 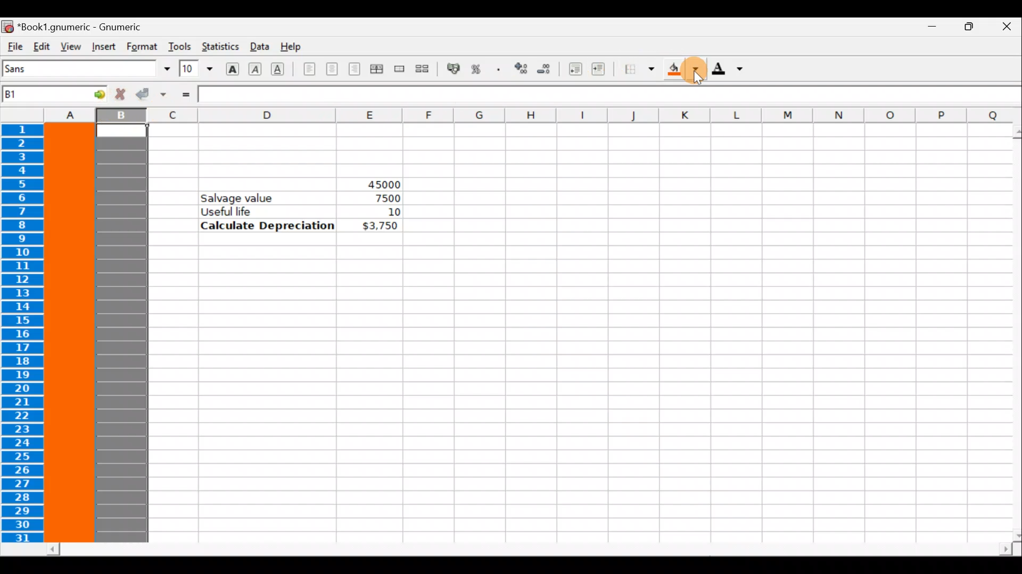 I want to click on Help, so click(x=294, y=47).